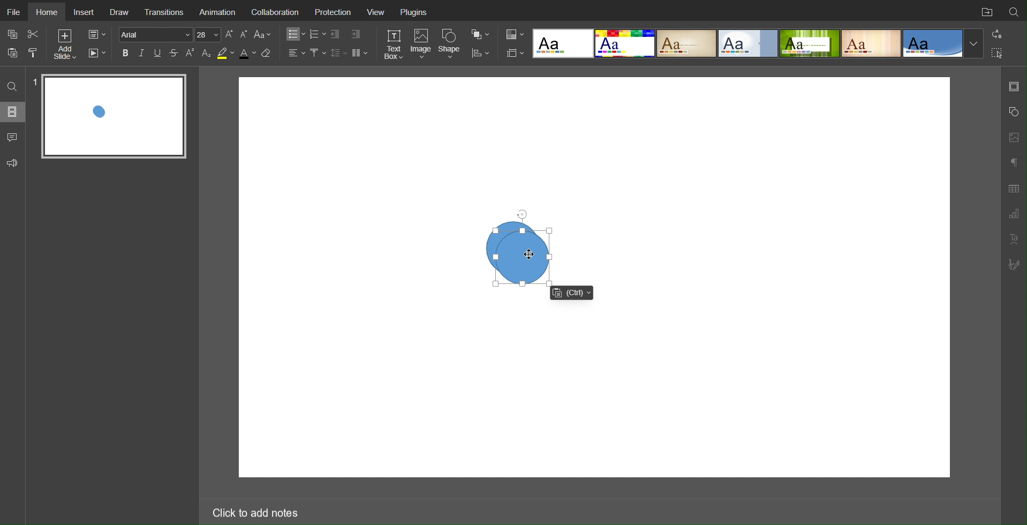 The width and height of the screenshot is (1027, 525). I want to click on Font Settings, so click(168, 34).